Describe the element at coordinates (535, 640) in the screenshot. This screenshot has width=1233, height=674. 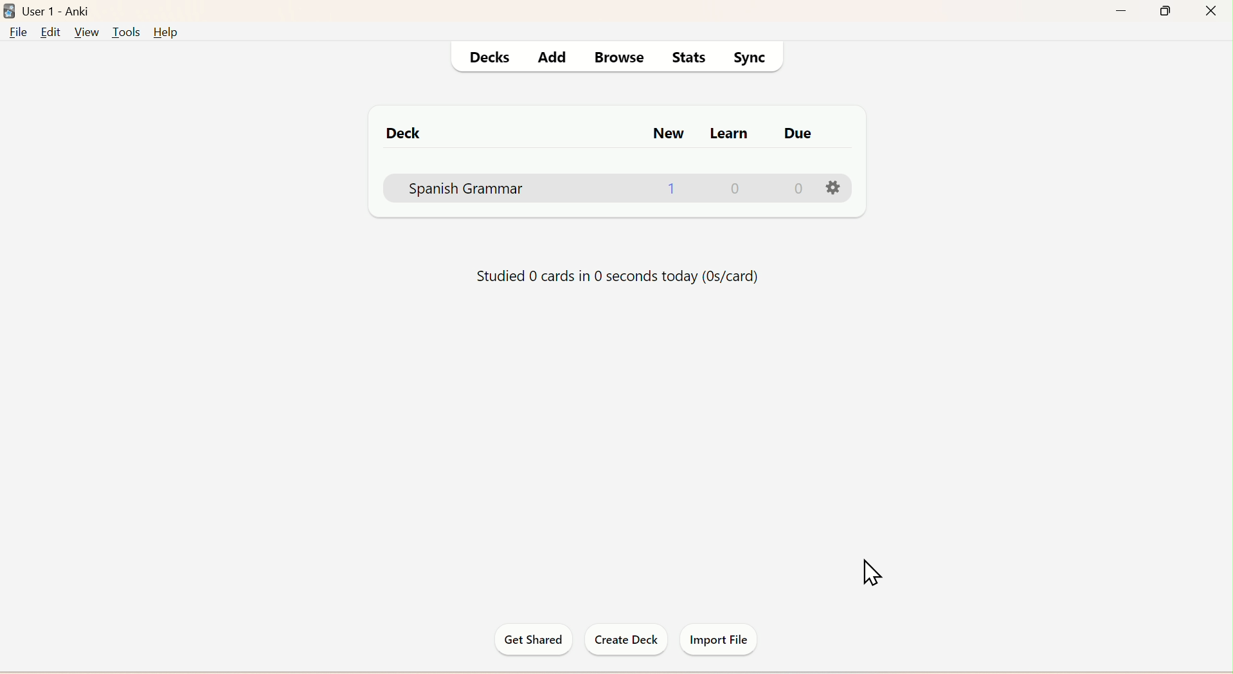
I see `Get Started` at that location.